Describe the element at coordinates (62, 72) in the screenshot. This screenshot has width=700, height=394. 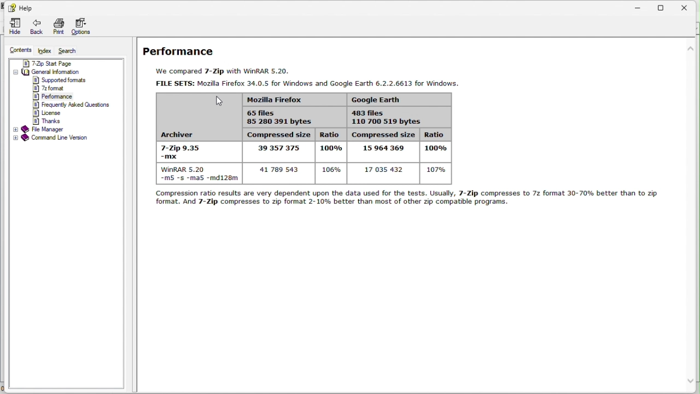
I see `General information supported` at that location.